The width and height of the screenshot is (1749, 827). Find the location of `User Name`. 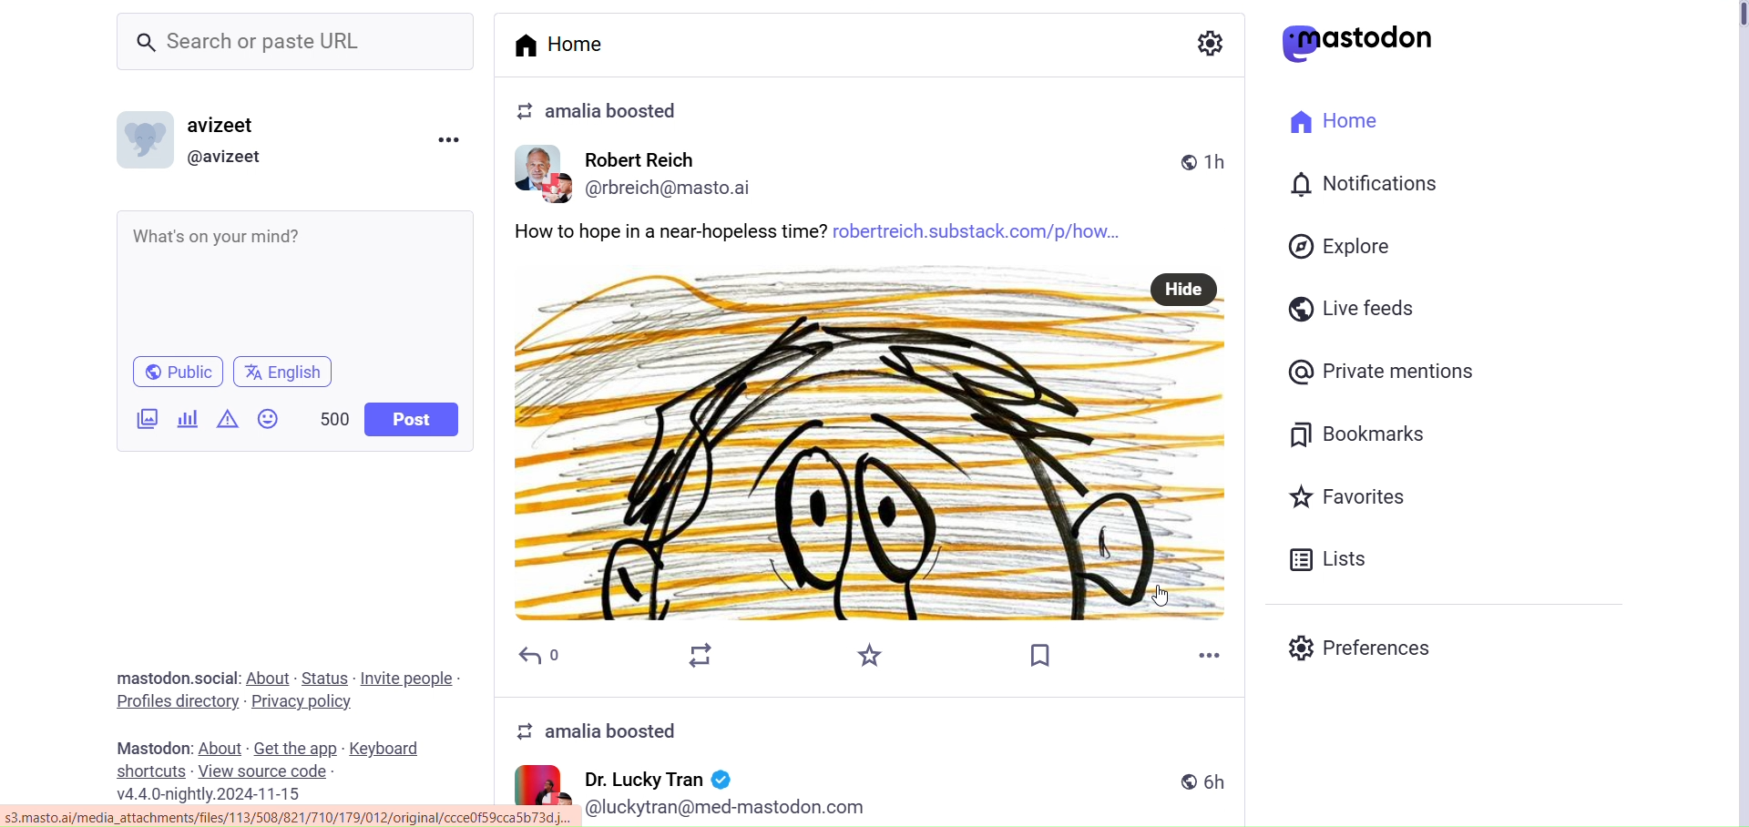

User Name is located at coordinates (221, 123).